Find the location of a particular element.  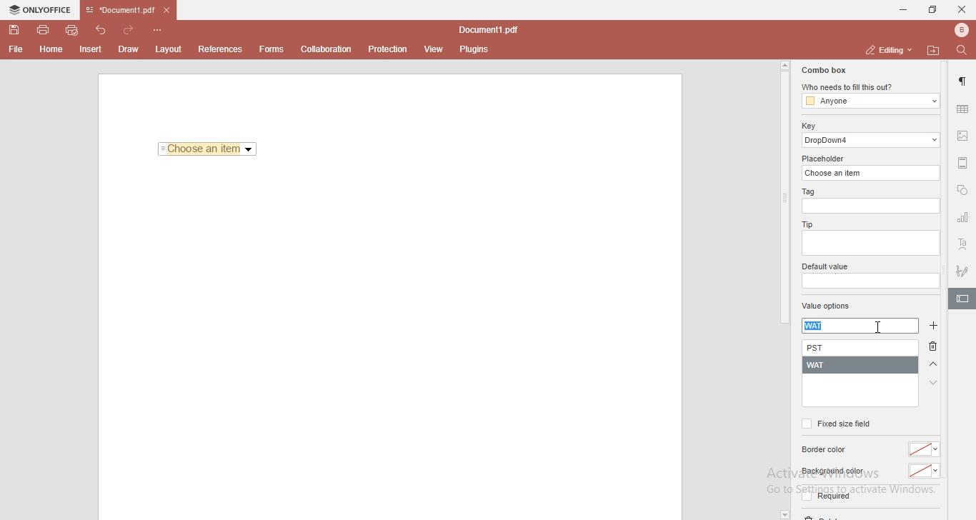

redo is located at coordinates (131, 27).